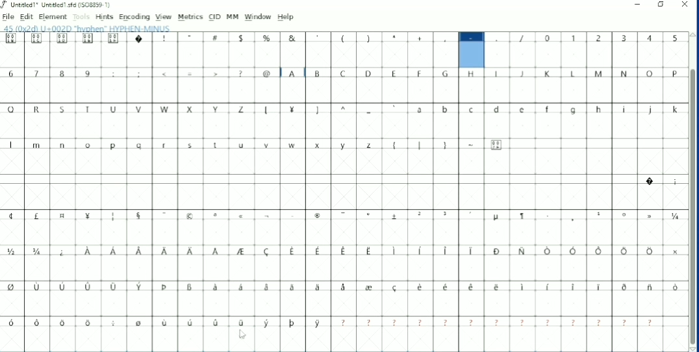  I want to click on Cursor, so click(244, 334).